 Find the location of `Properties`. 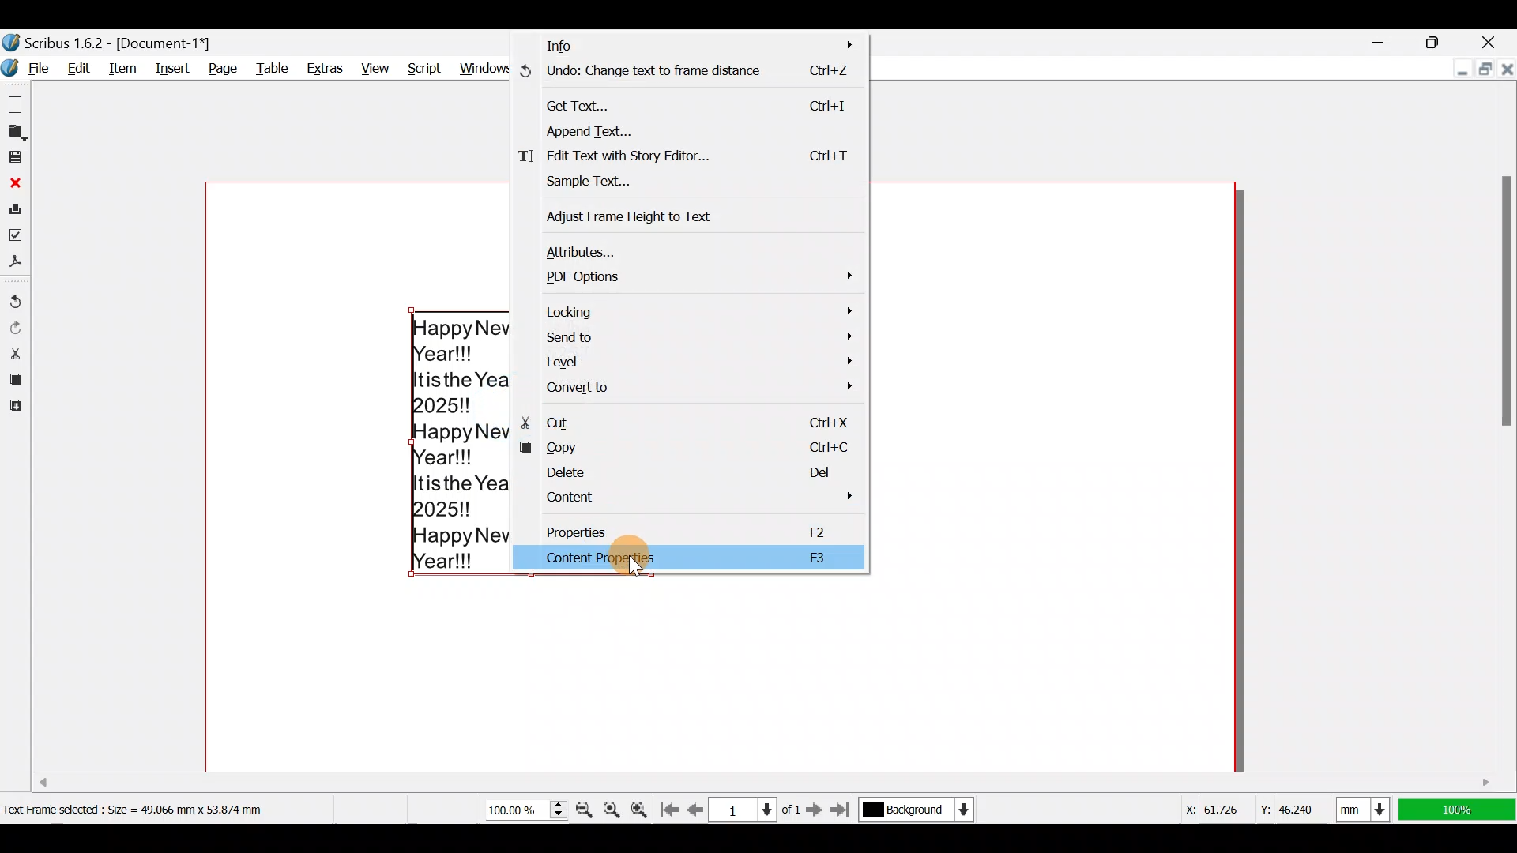

Properties is located at coordinates (702, 529).